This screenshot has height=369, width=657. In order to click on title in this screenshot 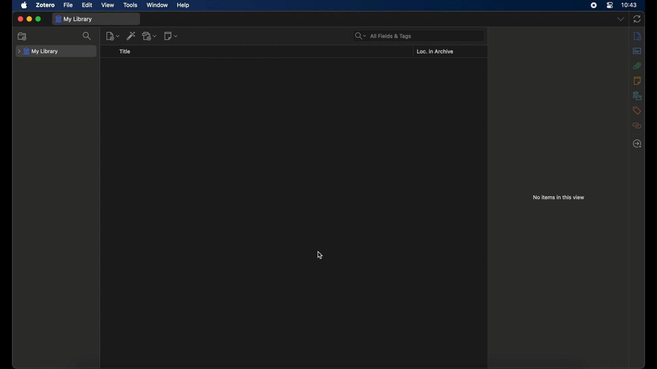, I will do `click(126, 52)`.